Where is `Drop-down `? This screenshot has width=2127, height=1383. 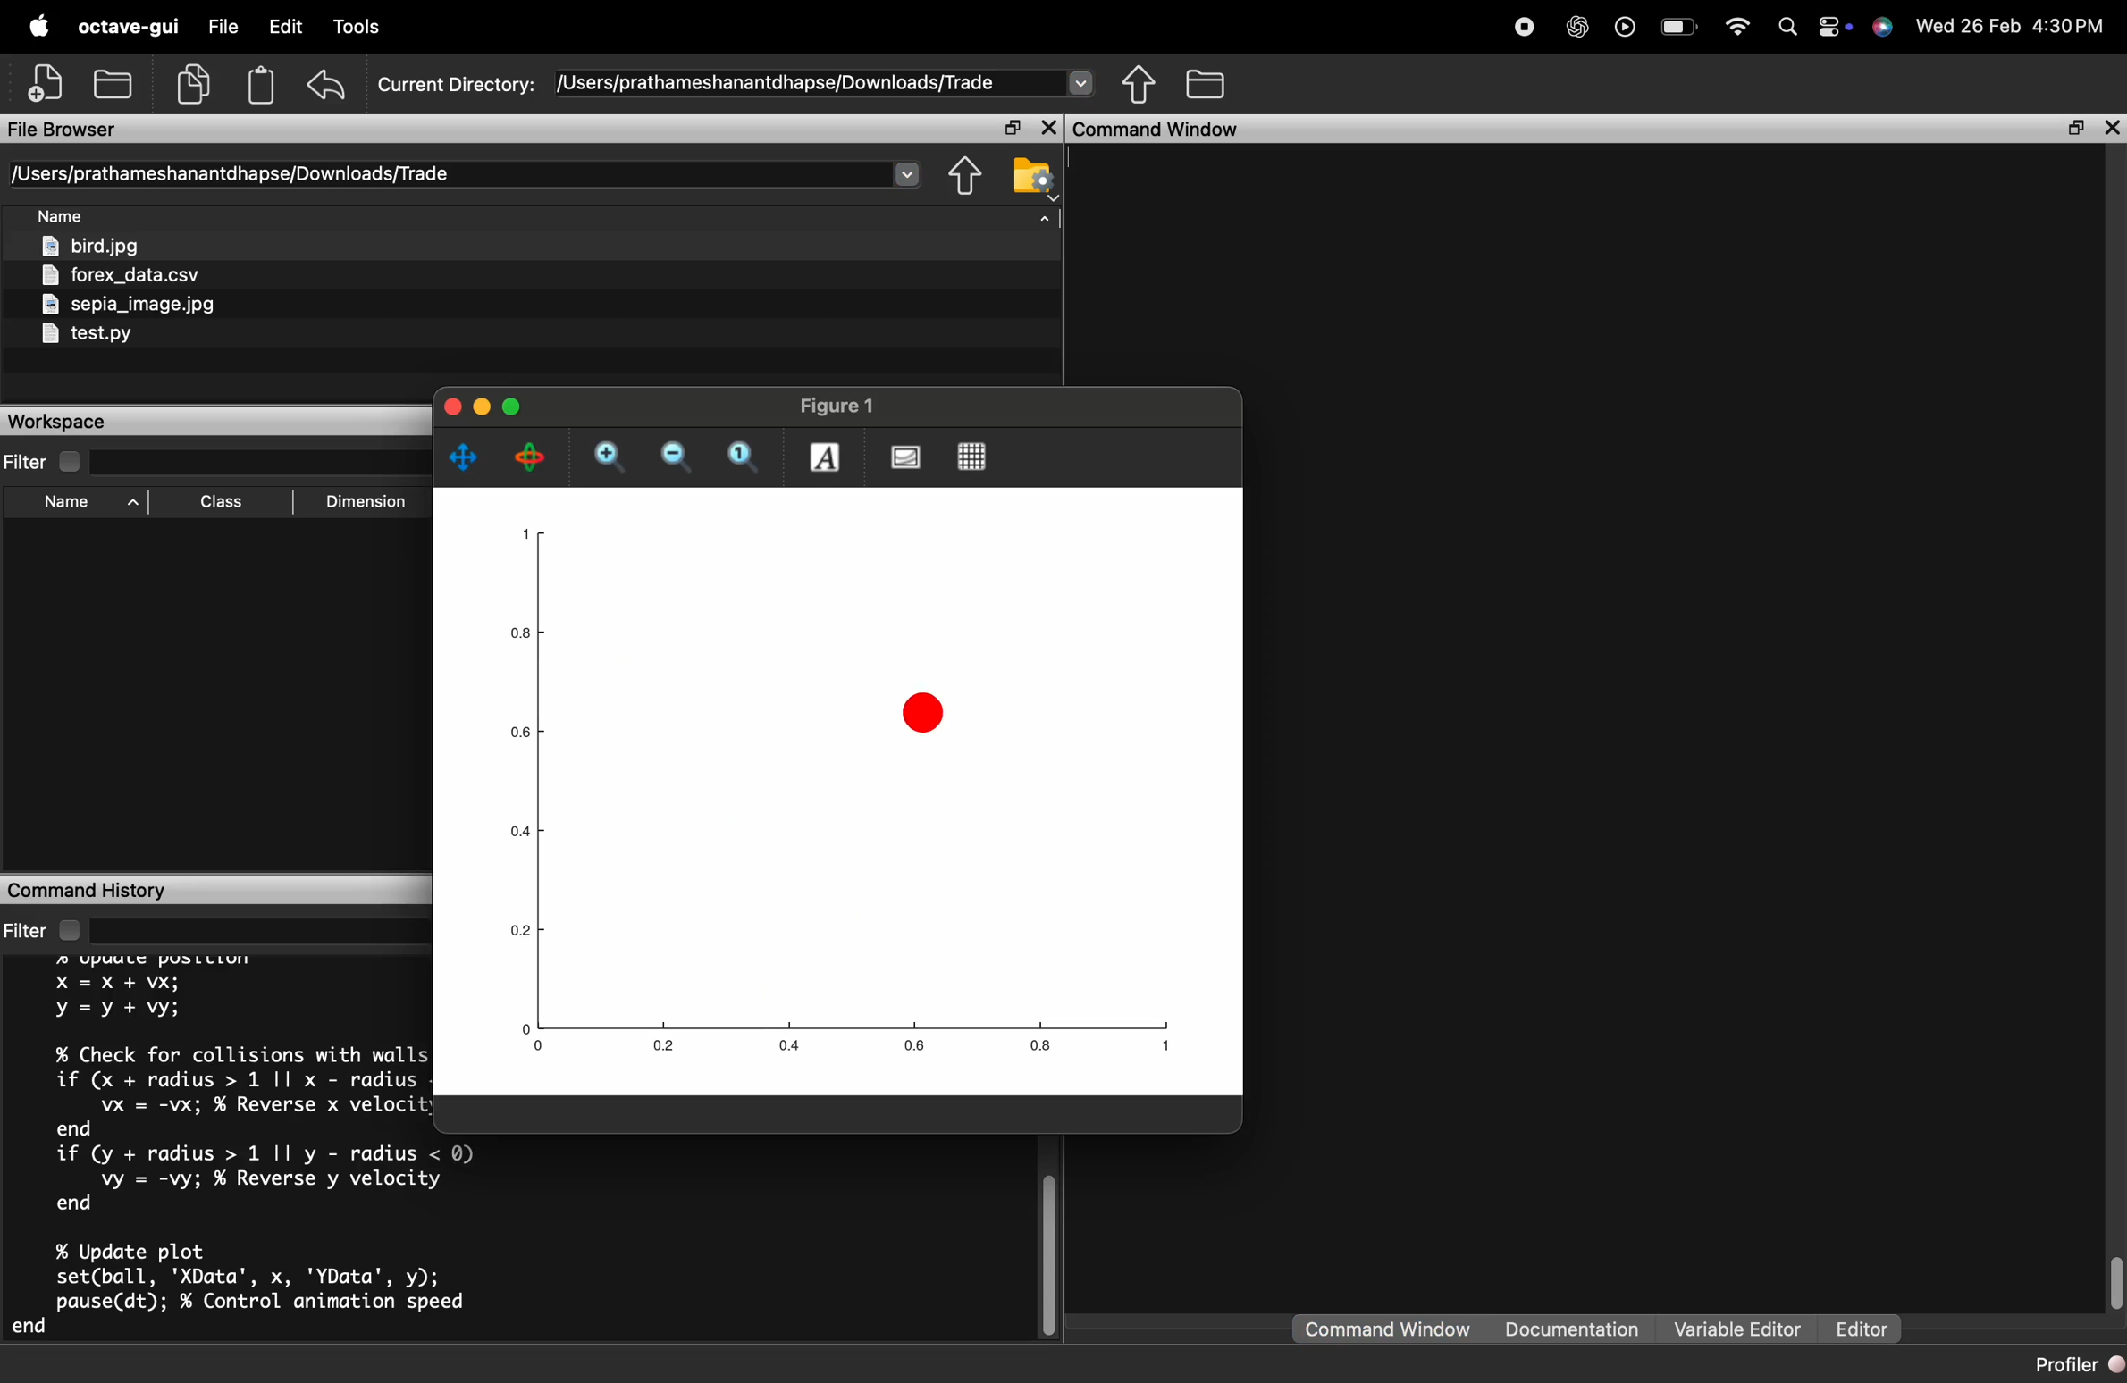 Drop-down  is located at coordinates (1081, 80).